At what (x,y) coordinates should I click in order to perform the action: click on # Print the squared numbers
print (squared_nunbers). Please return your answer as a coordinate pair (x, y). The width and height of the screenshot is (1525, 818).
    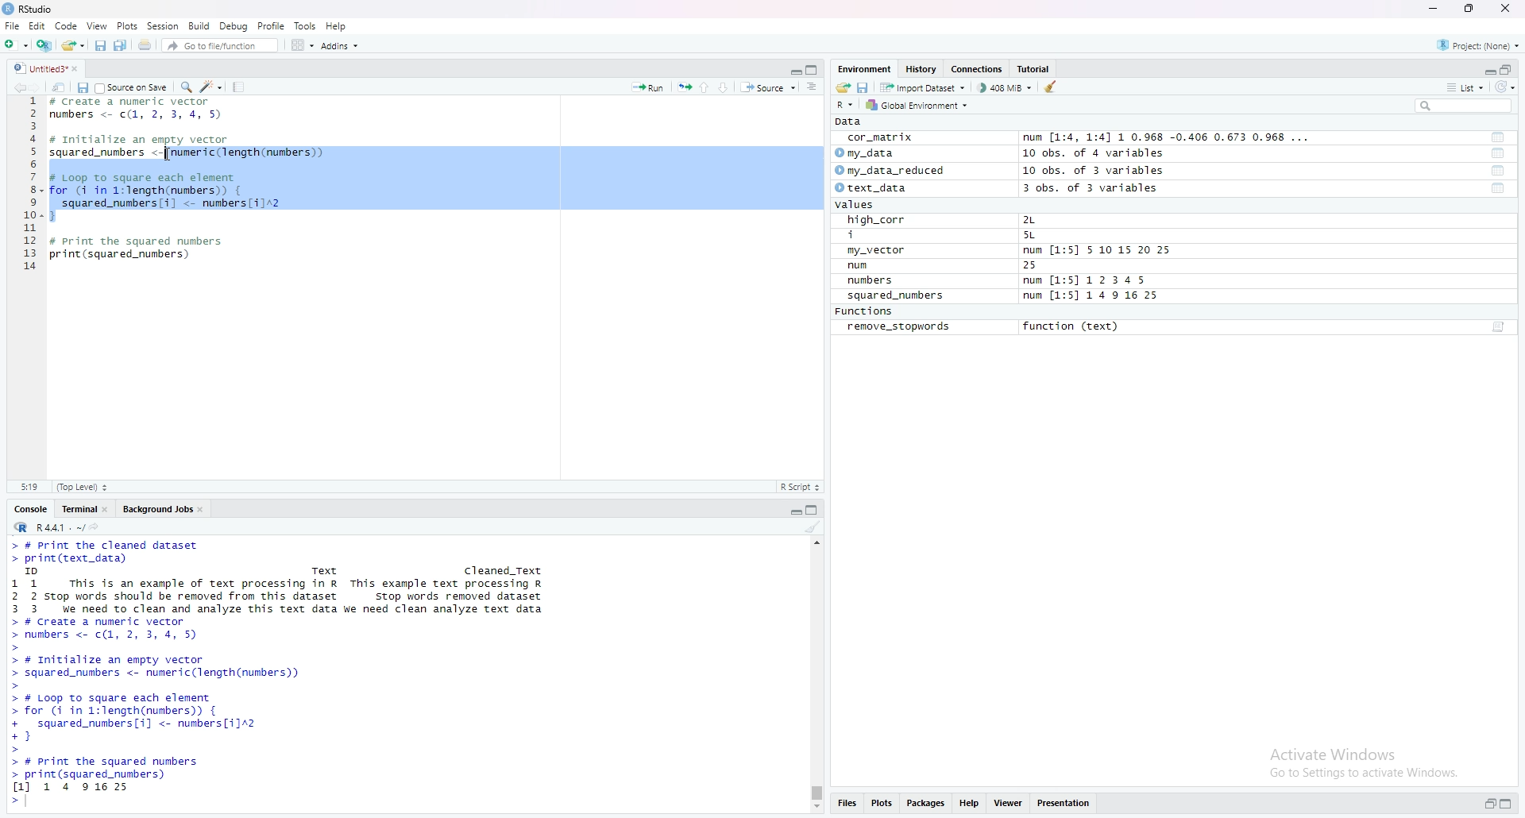
    Looking at the image, I should click on (138, 253).